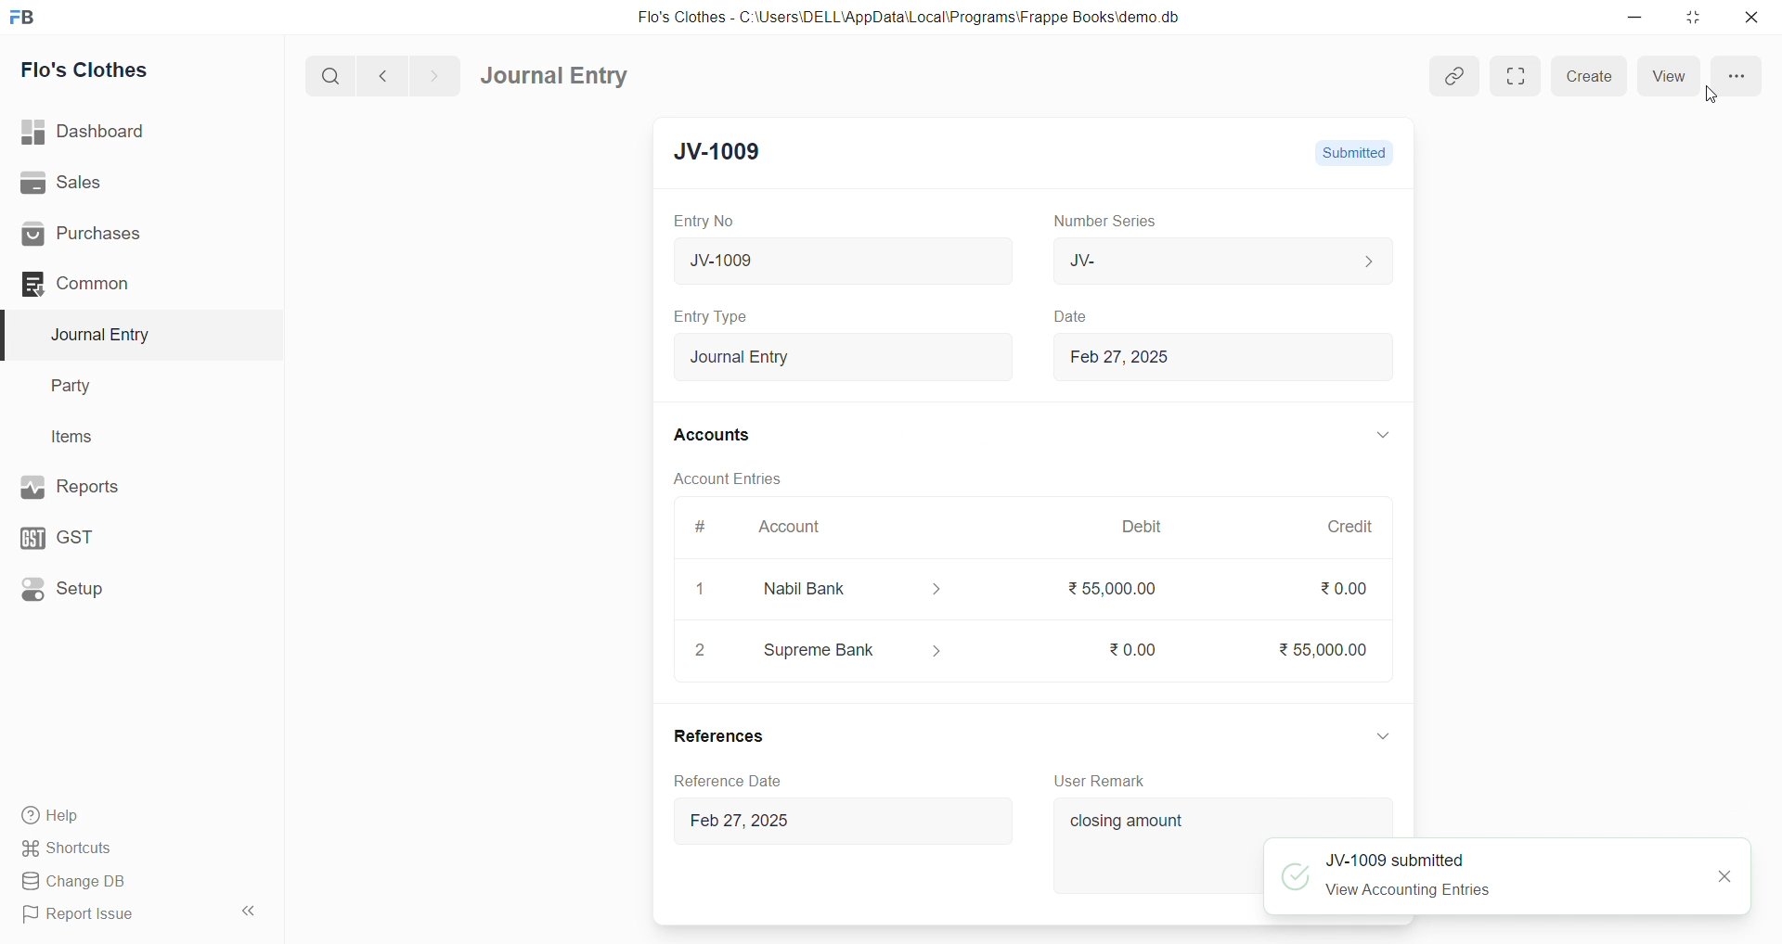 This screenshot has width=1782, height=944. I want to click on JV-1009, so click(841, 261).